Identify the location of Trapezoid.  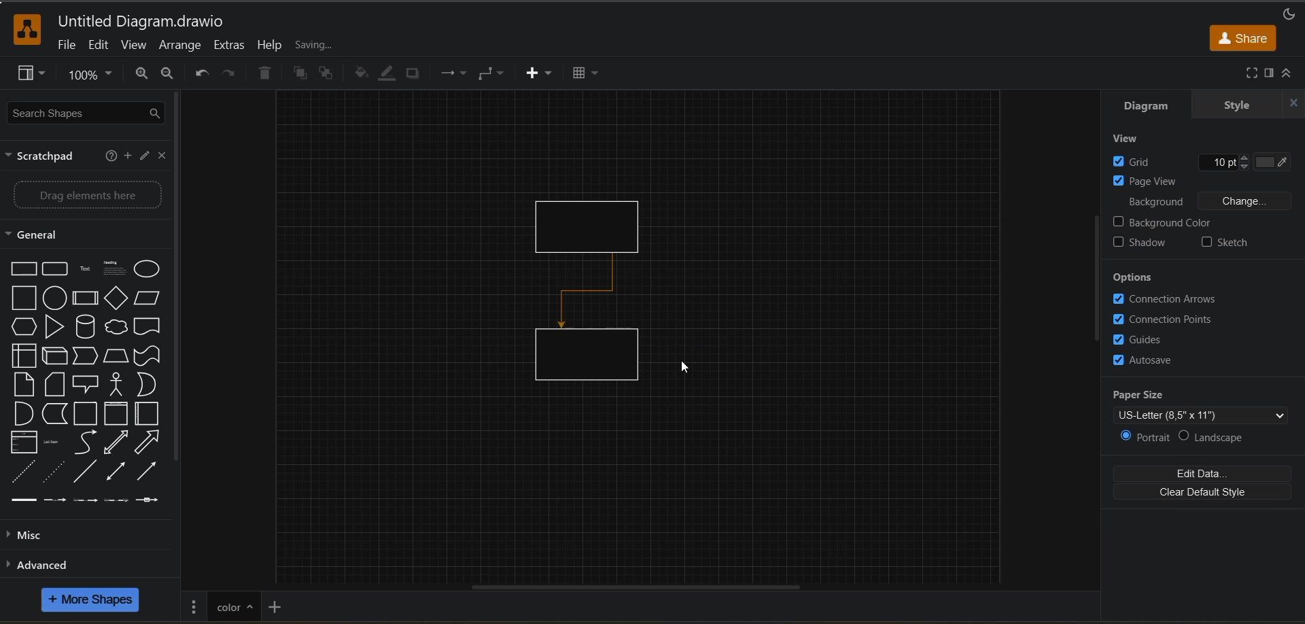
(118, 357).